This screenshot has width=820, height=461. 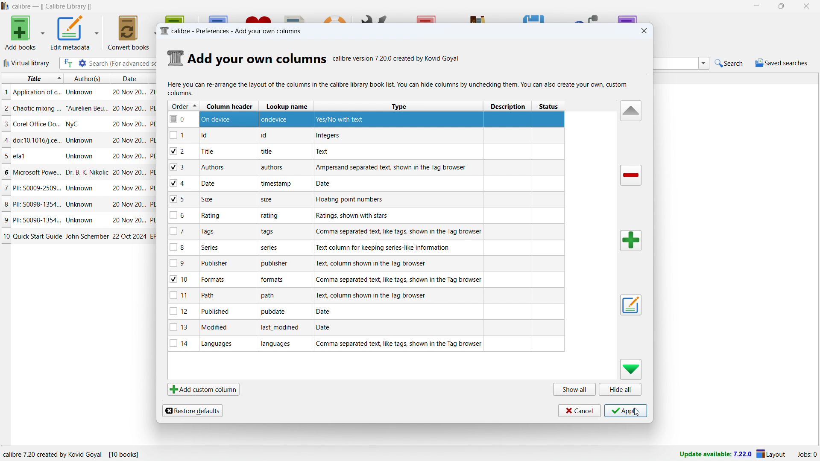 I want to click on title, so click(x=37, y=93).